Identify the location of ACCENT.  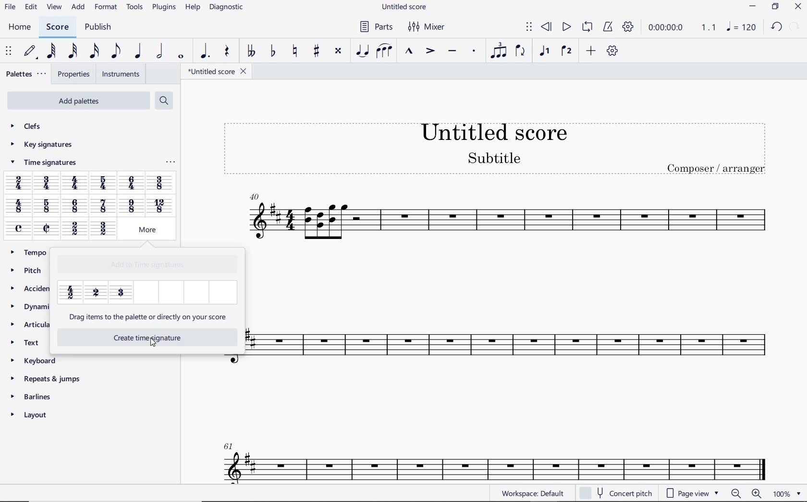
(430, 51).